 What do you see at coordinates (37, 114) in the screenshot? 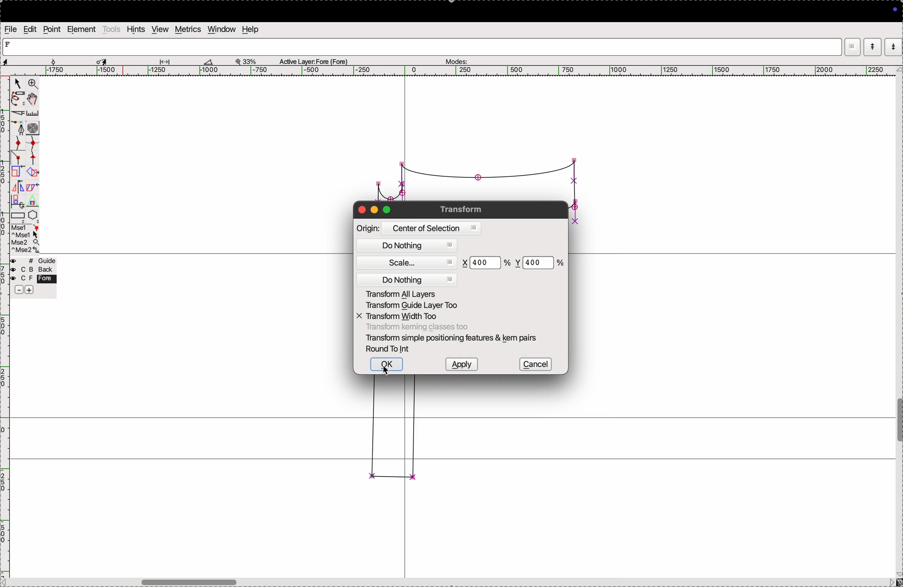
I see `ruler` at bounding box center [37, 114].